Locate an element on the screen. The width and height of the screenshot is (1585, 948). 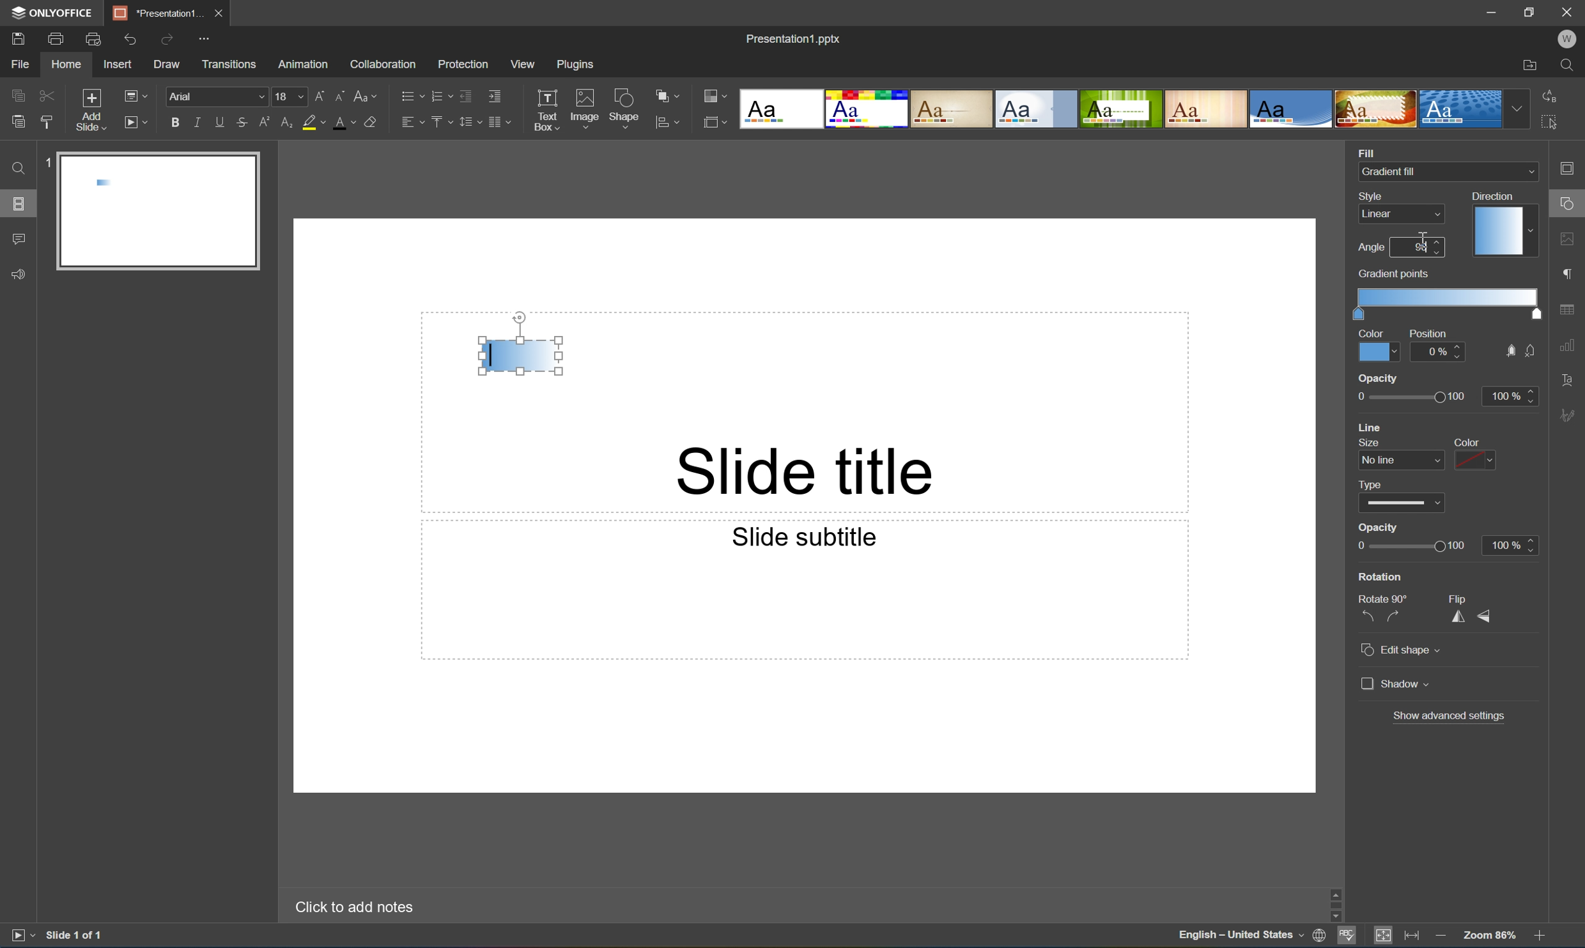
Feedback & Support is located at coordinates (20, 273).